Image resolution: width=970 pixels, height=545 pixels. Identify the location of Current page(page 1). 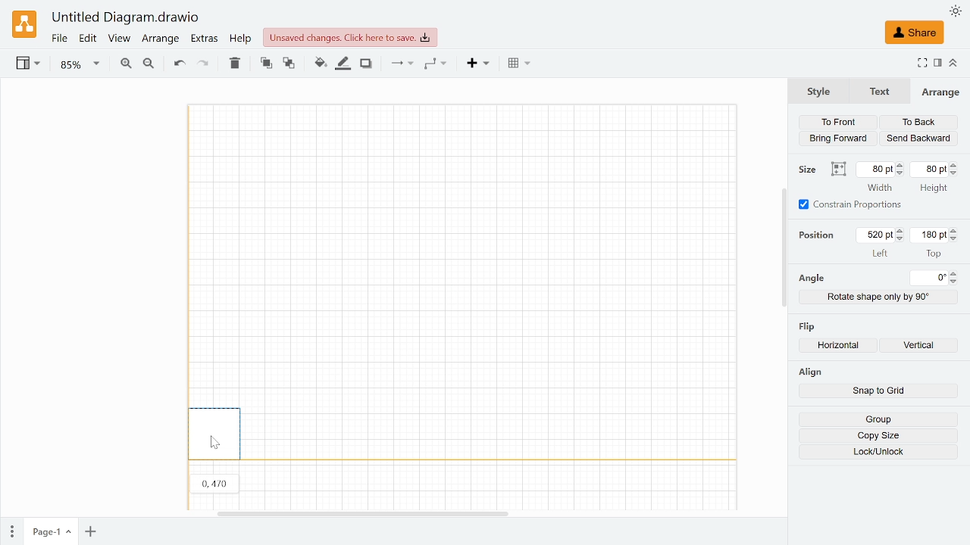
(49, 531).